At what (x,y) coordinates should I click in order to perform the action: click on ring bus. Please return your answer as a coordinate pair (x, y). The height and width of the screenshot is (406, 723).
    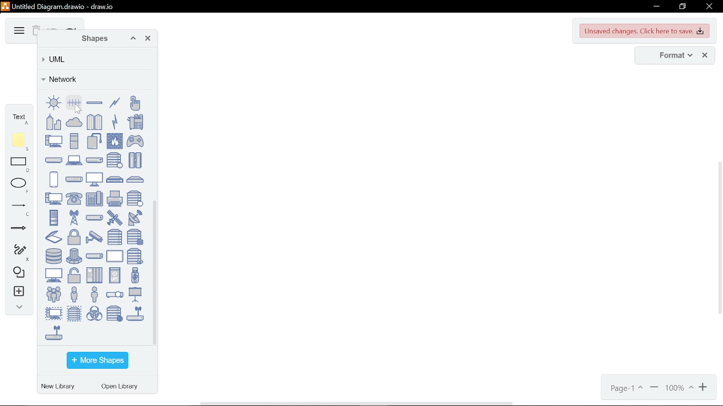
    Looking at the image, I should click on (54, 103).